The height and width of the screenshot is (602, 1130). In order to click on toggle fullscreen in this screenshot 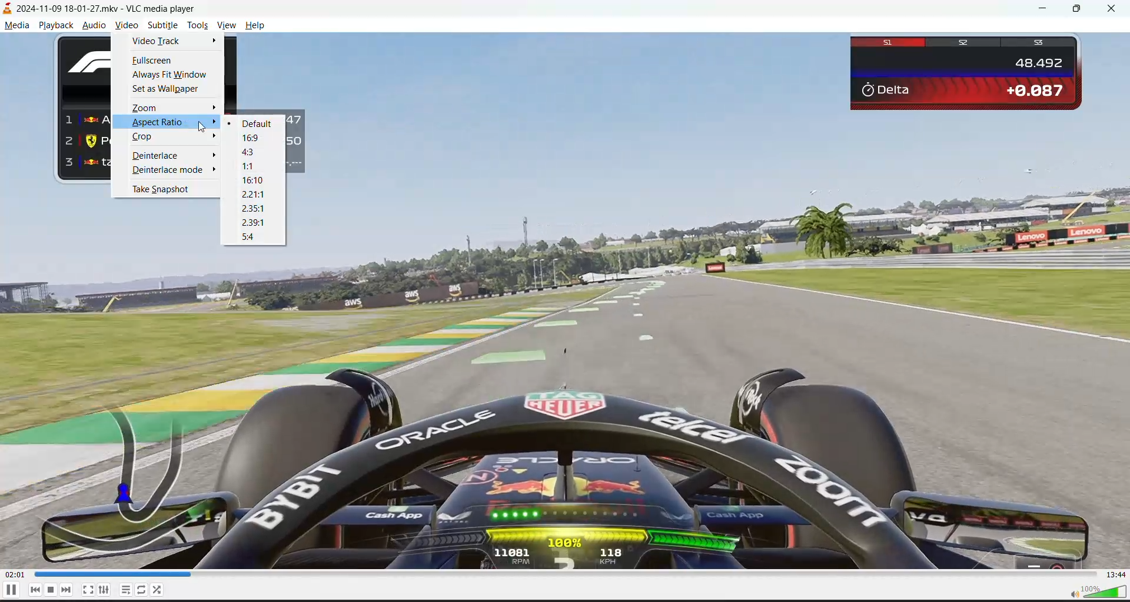, I will do `click(88, 589)`.